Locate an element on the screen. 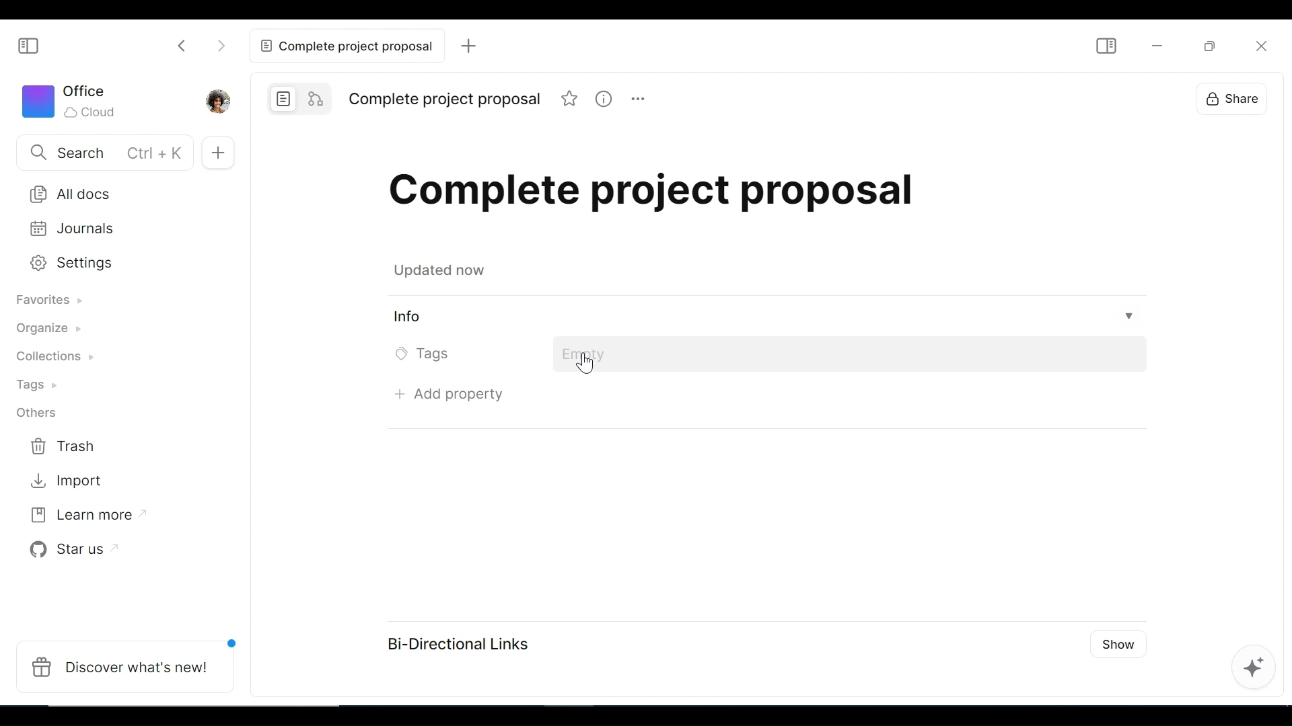 The width and height of the screenshot is (1292, 726). Tags Field is located at coordinates (854, 355).